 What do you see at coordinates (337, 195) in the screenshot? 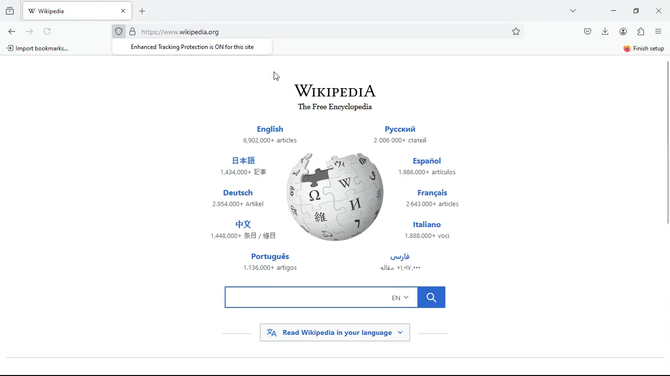
I see `wikipedia logo` at bounding box center [337, 195].